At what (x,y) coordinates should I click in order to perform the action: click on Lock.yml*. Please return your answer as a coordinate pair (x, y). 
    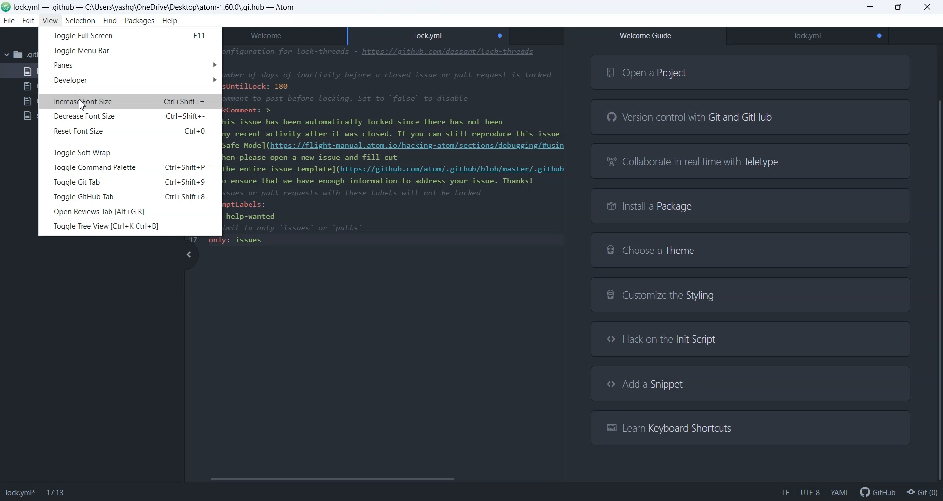
    Looking at the image, I should click on (20, 493).